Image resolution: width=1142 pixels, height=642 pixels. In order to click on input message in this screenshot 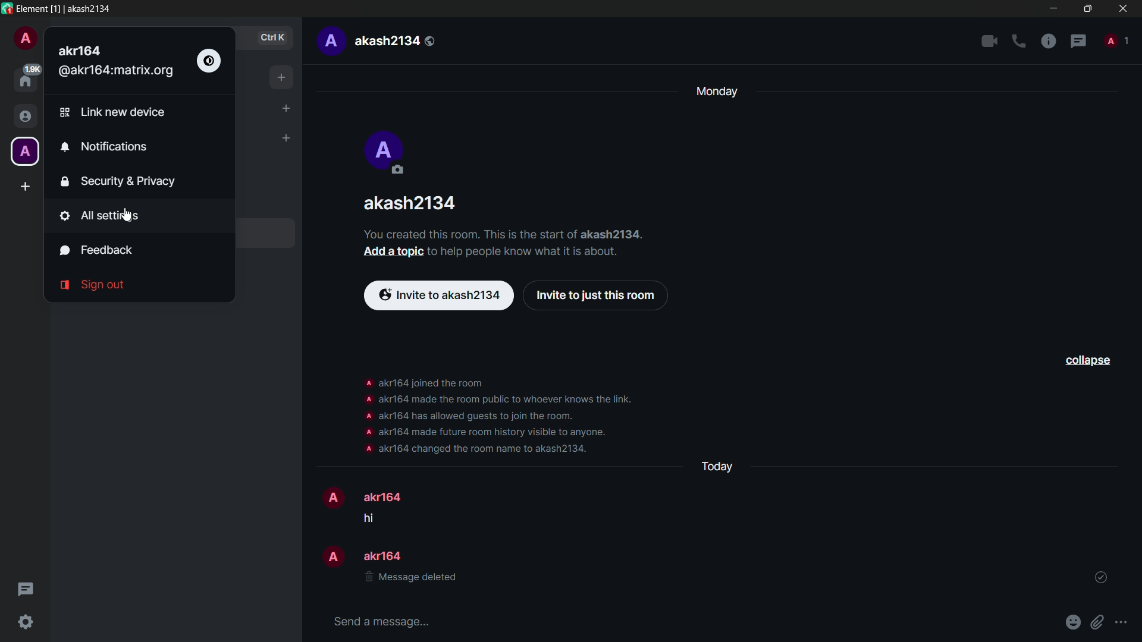, I will do `click(381, 621)`.